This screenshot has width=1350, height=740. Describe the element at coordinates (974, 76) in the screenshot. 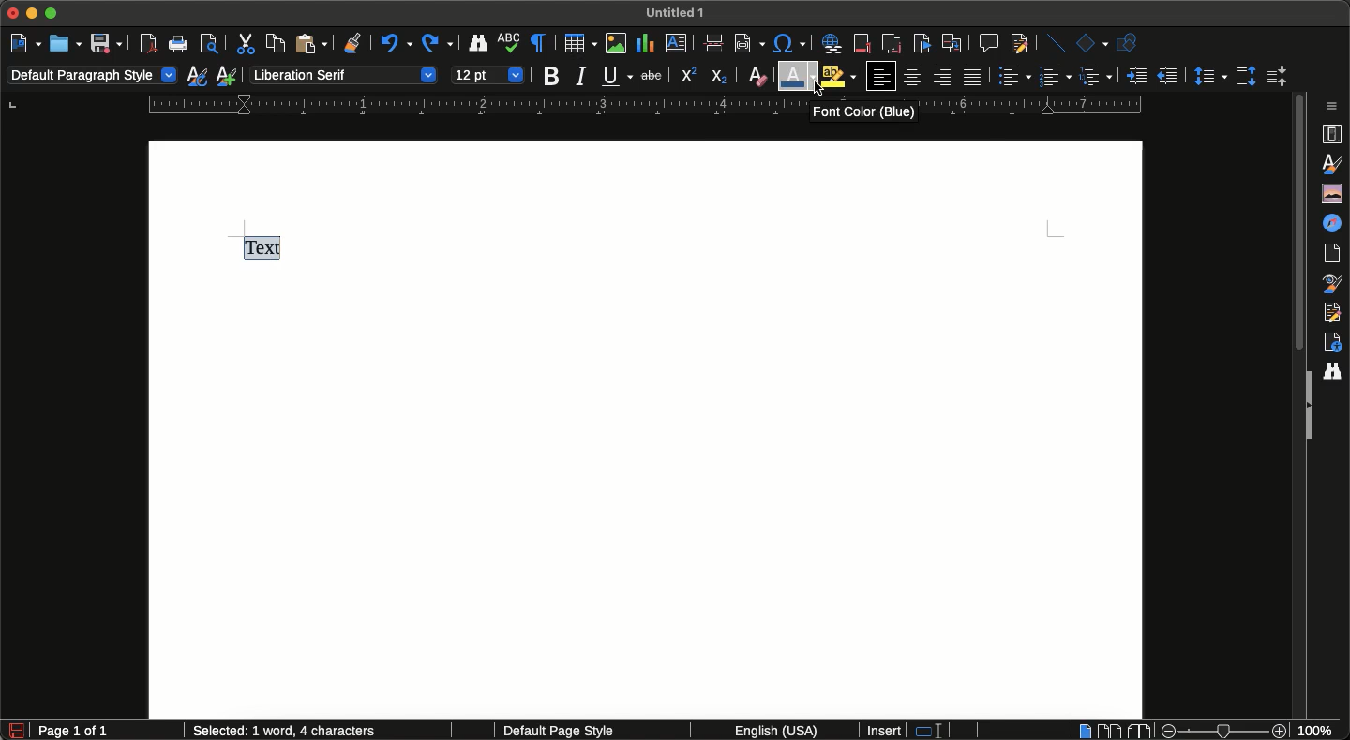

I see `Justified` at that location.